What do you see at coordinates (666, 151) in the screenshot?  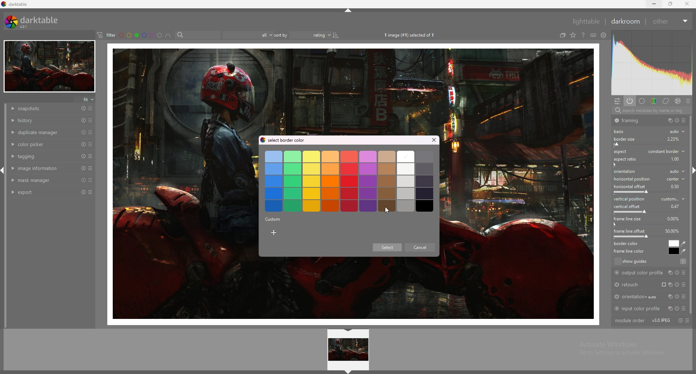 I see `aspect type` at bounding box center [666, 151].